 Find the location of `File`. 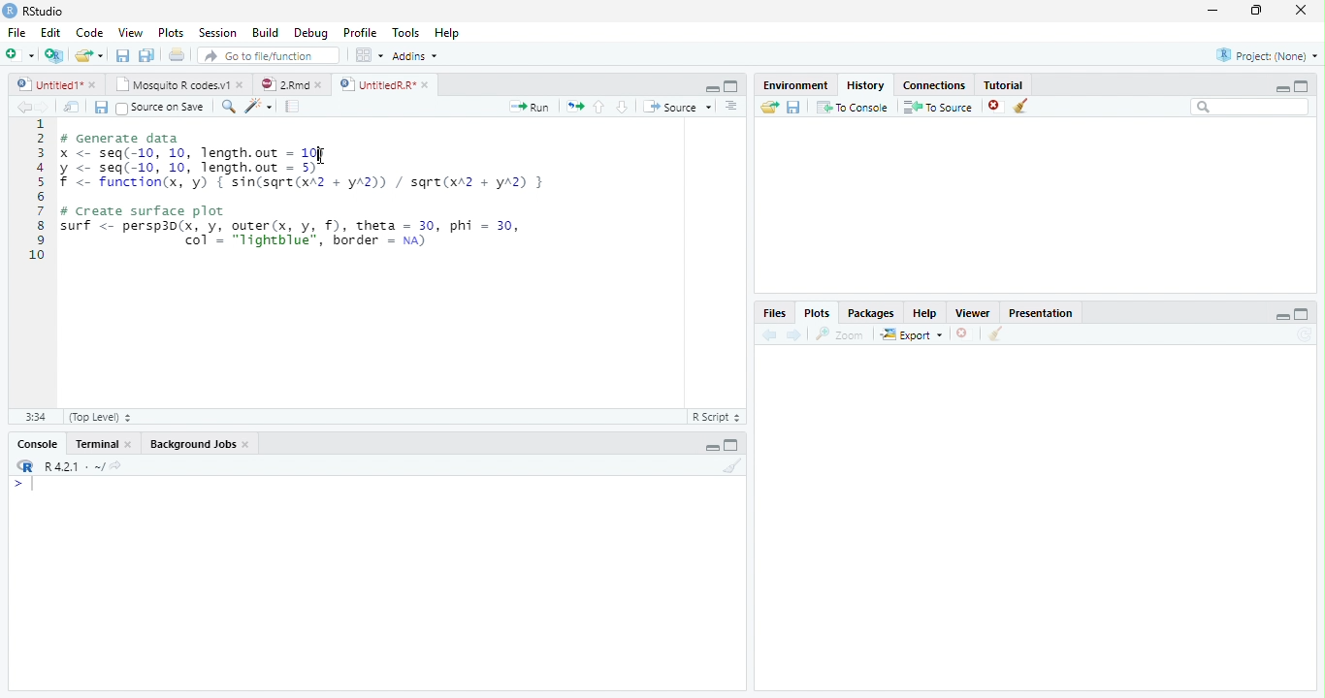

File is located at coordinates (16, 32).